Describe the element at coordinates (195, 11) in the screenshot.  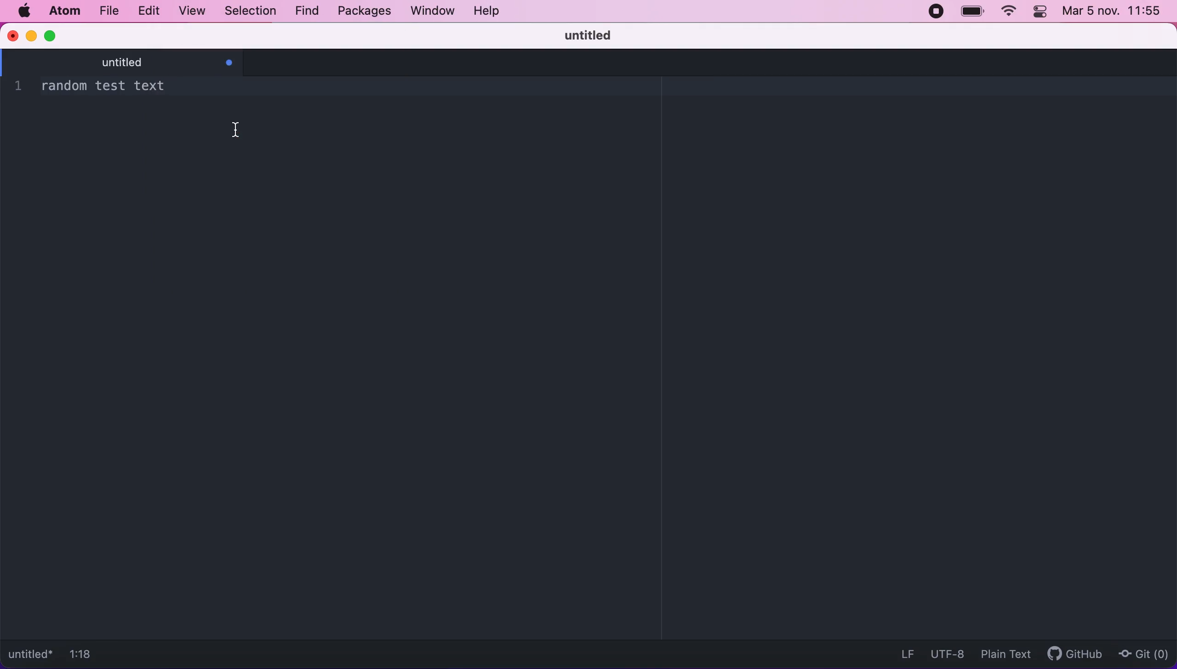
I see `view` at that location.